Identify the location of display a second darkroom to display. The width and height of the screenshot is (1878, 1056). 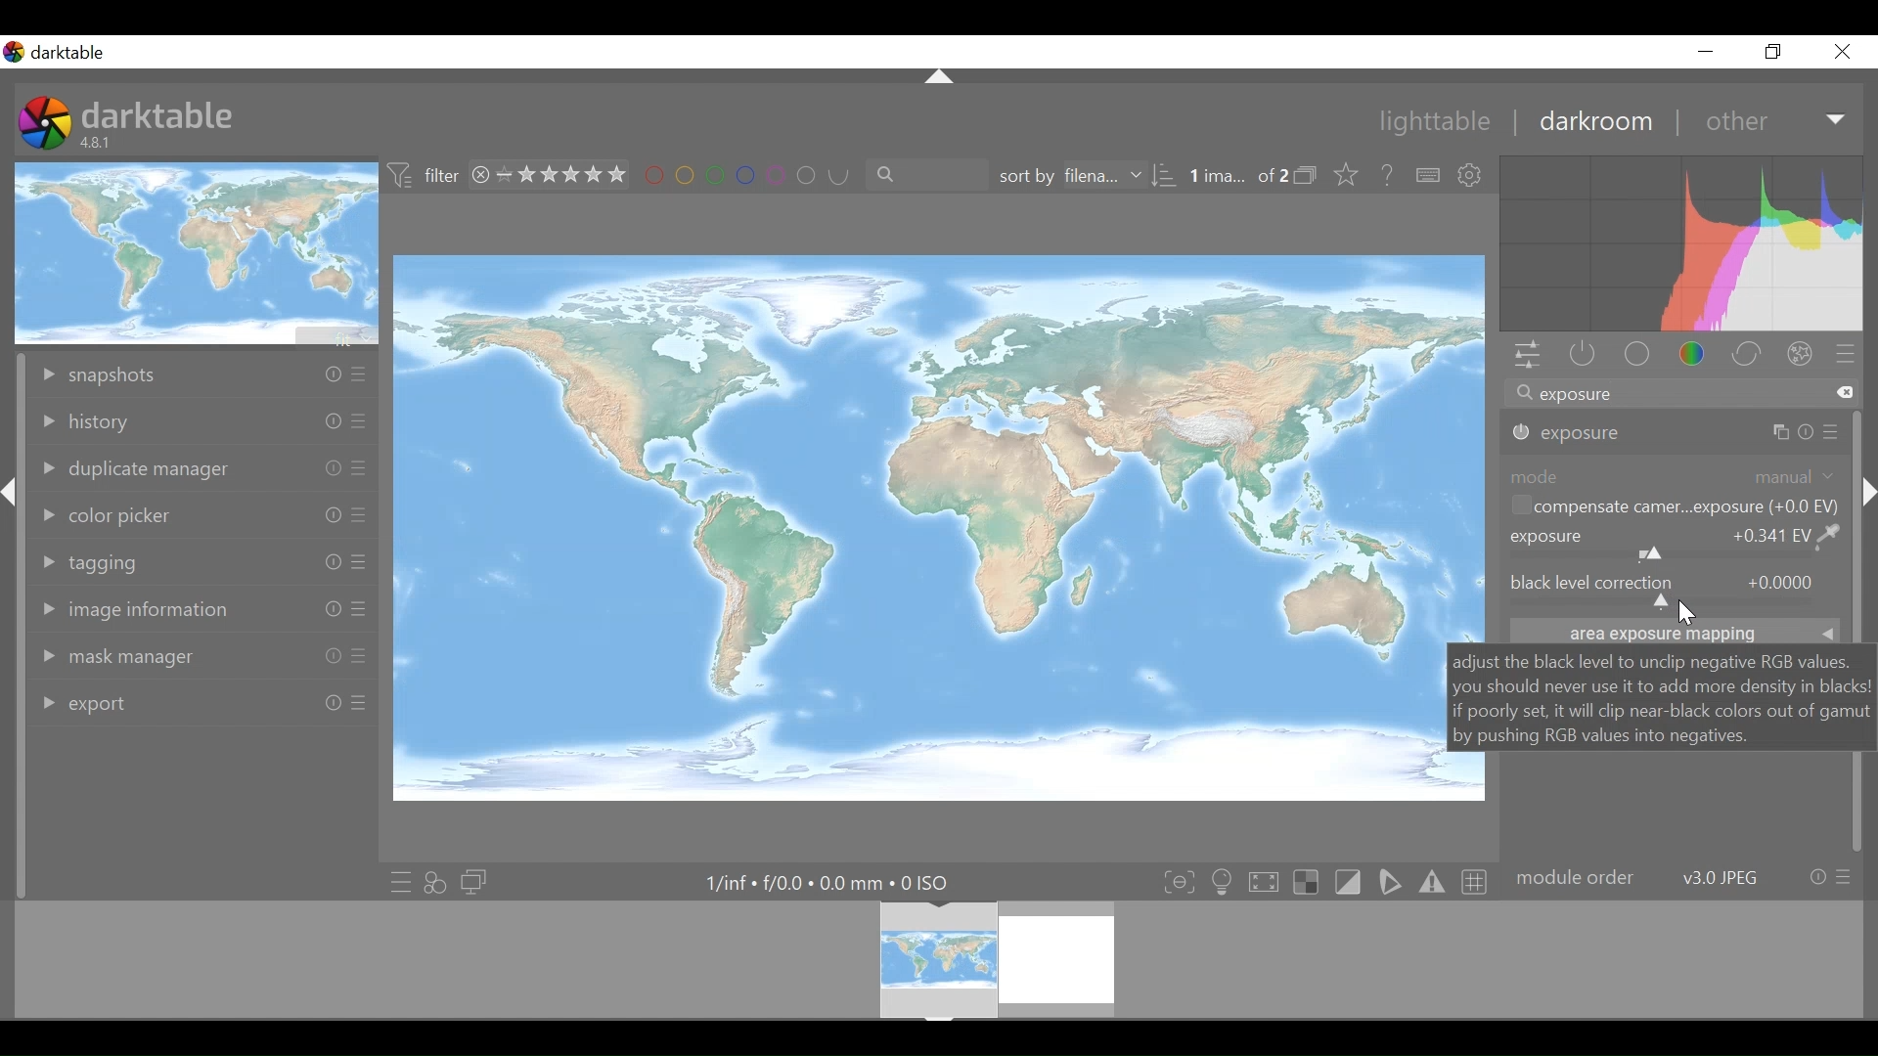
(476, 881).